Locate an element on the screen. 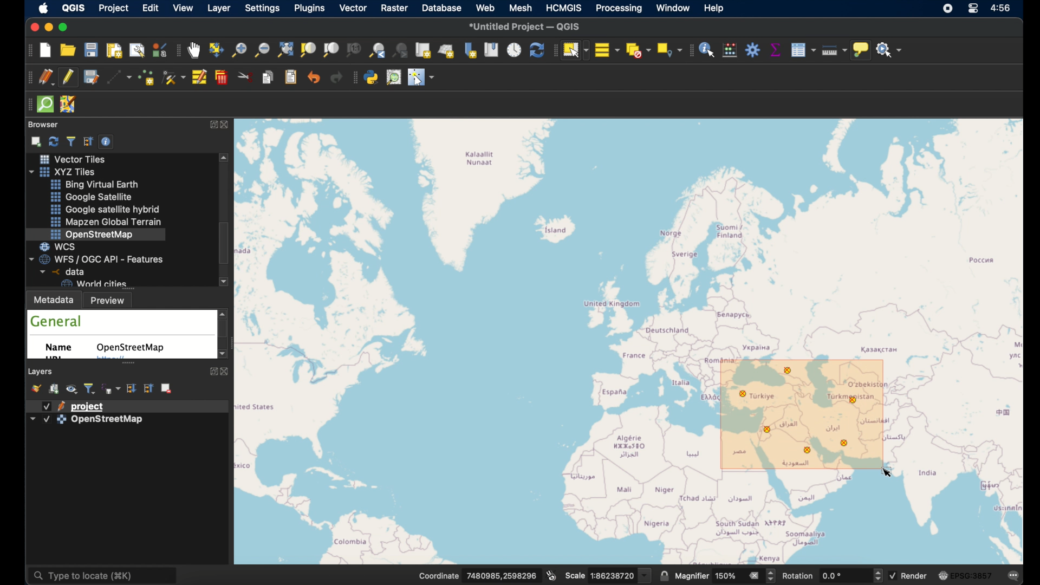 This screenshot has height=585, width=1040. vertex tool is located at coordinates (174, 77).